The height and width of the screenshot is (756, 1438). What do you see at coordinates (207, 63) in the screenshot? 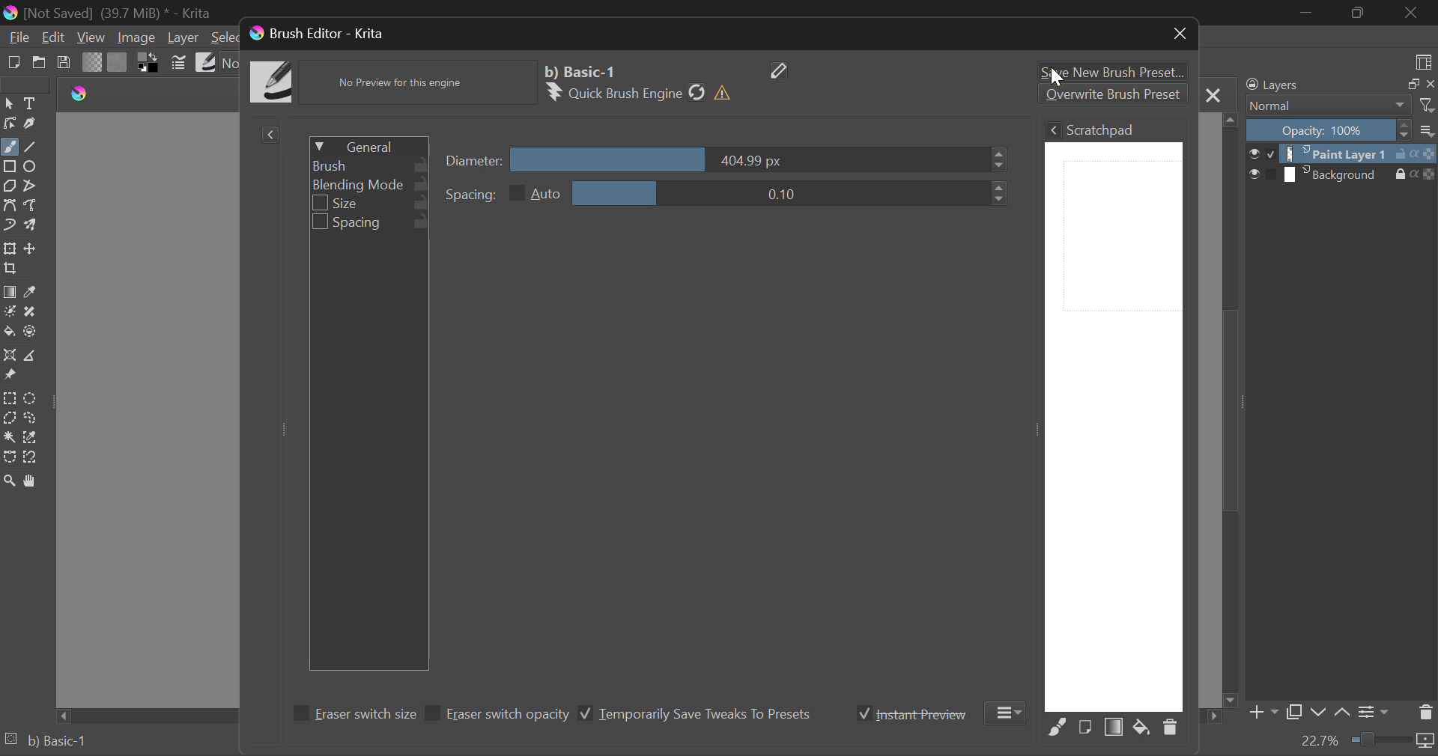
I see `Brush Presets` at bounding box center [207, 63].